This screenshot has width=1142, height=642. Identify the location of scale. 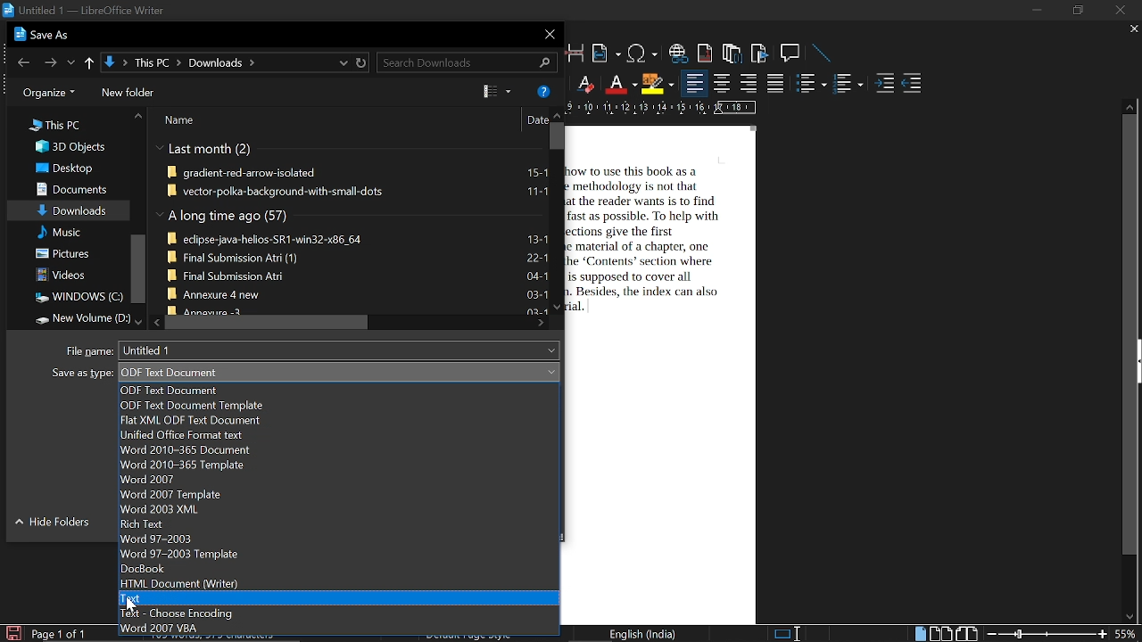
(662, 107).